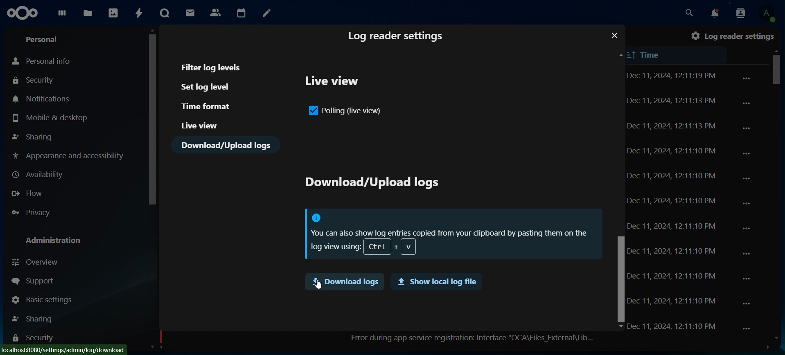 The width and height of the screenshot is (785, 355). What do you see at coordinates (766, 14) in the screenshot?
I see `view profile` at bounding box center [766, 14].